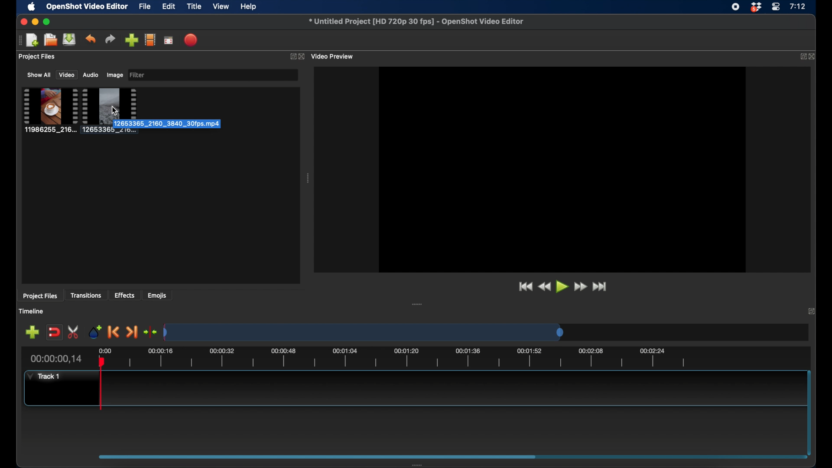  What do you see at coordinates (35, 22) in the screenshot?
I see `minimize` at bounding box center [35, 22].